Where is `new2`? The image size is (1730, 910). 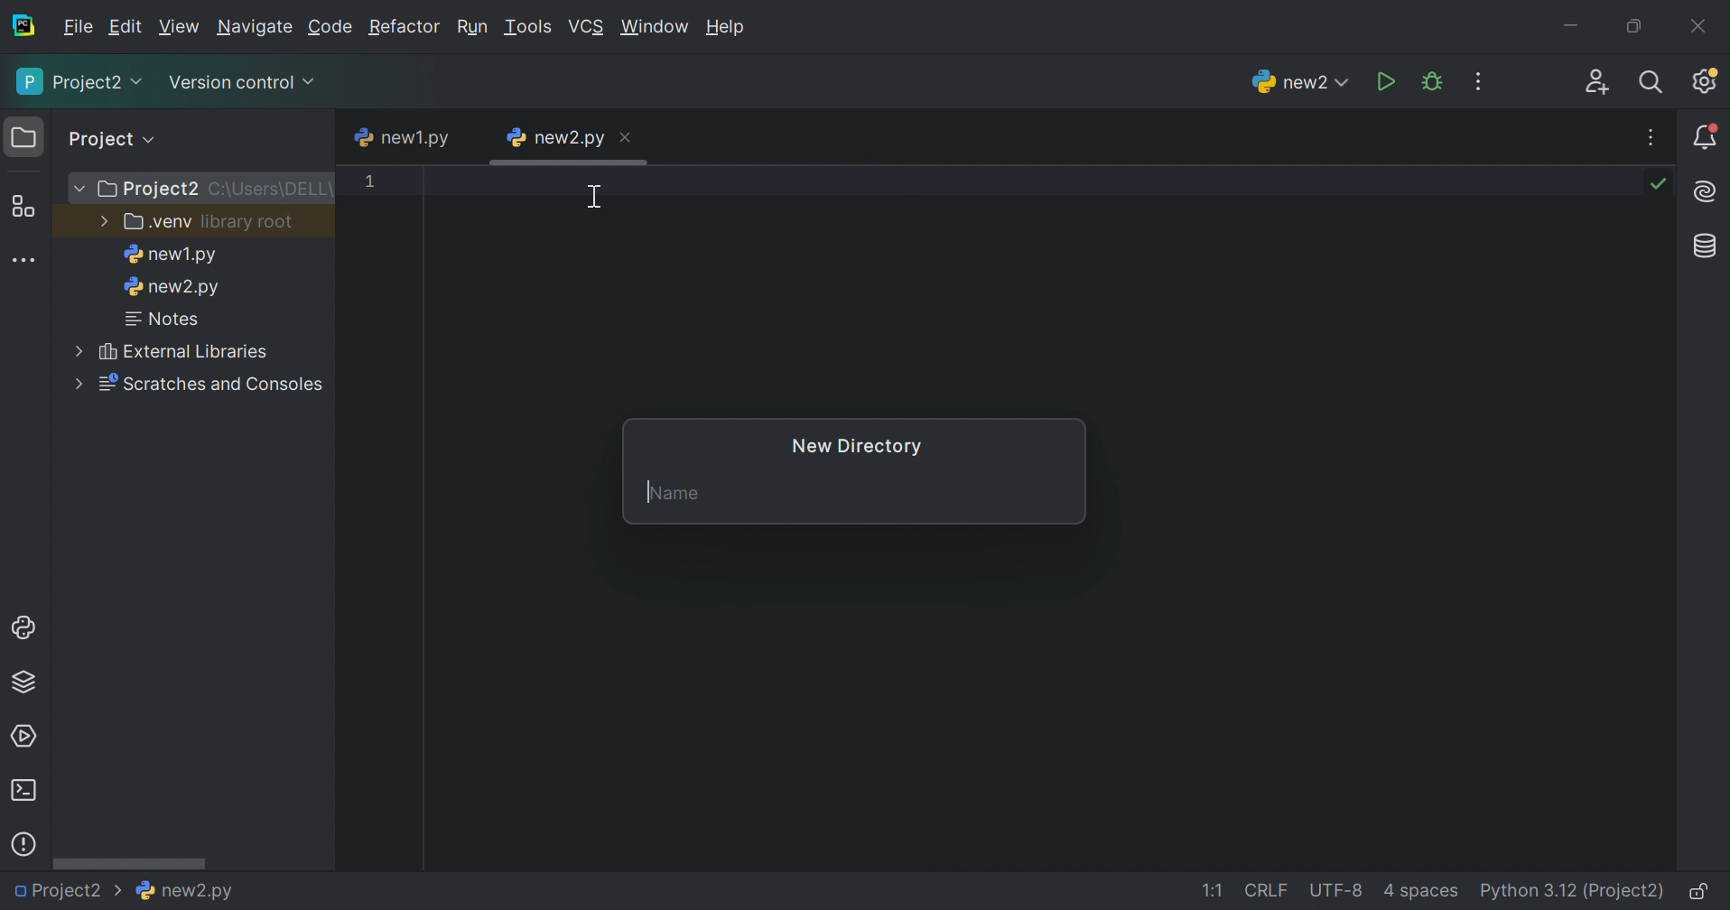 new2 is located at coordinates (1297, 82).